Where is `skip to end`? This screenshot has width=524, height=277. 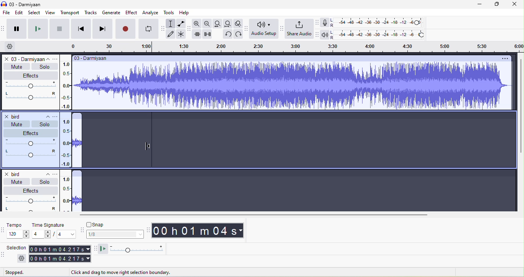
skip to end is located at coordinates (103, 28).